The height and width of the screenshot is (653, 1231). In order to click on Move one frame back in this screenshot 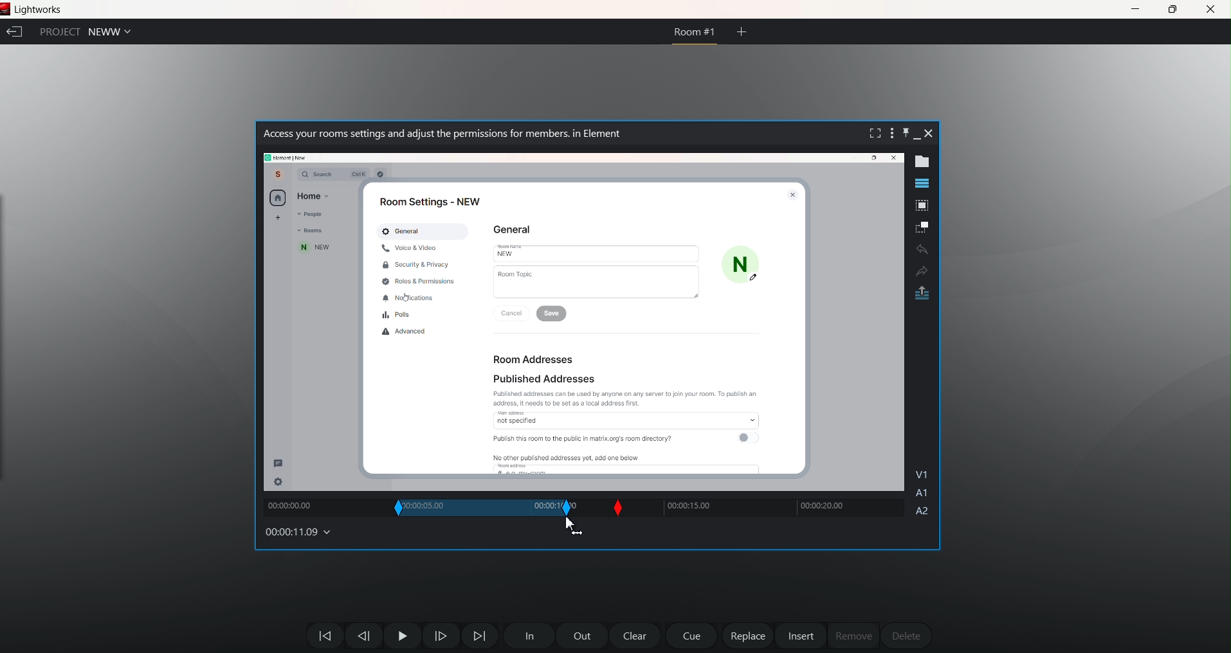, I will do `click(361, 636)`.